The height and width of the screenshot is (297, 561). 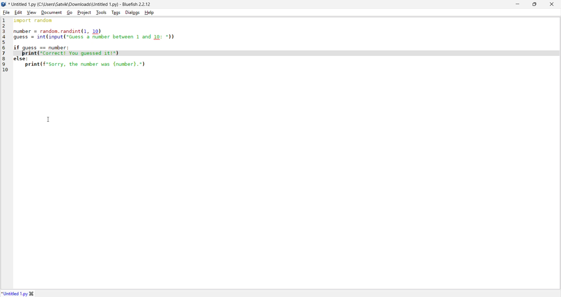 I want to click on file, so click(x=7, y=12).